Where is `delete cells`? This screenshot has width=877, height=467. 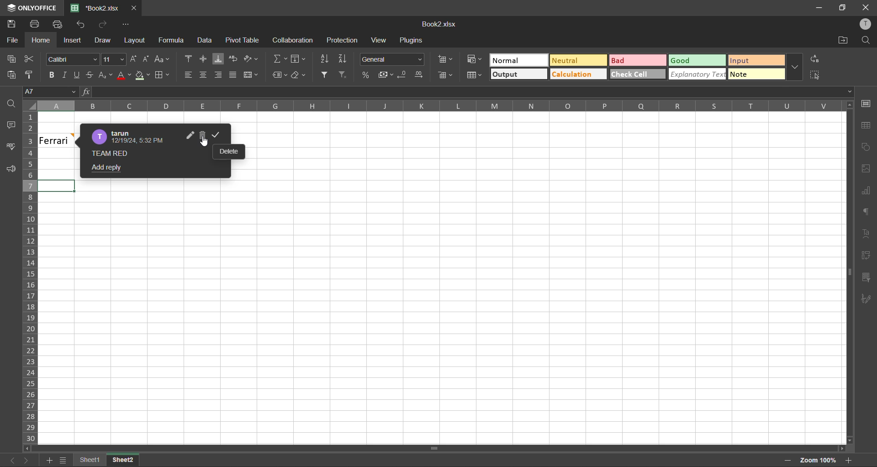
delete cells is located at coordinates (444, 76).